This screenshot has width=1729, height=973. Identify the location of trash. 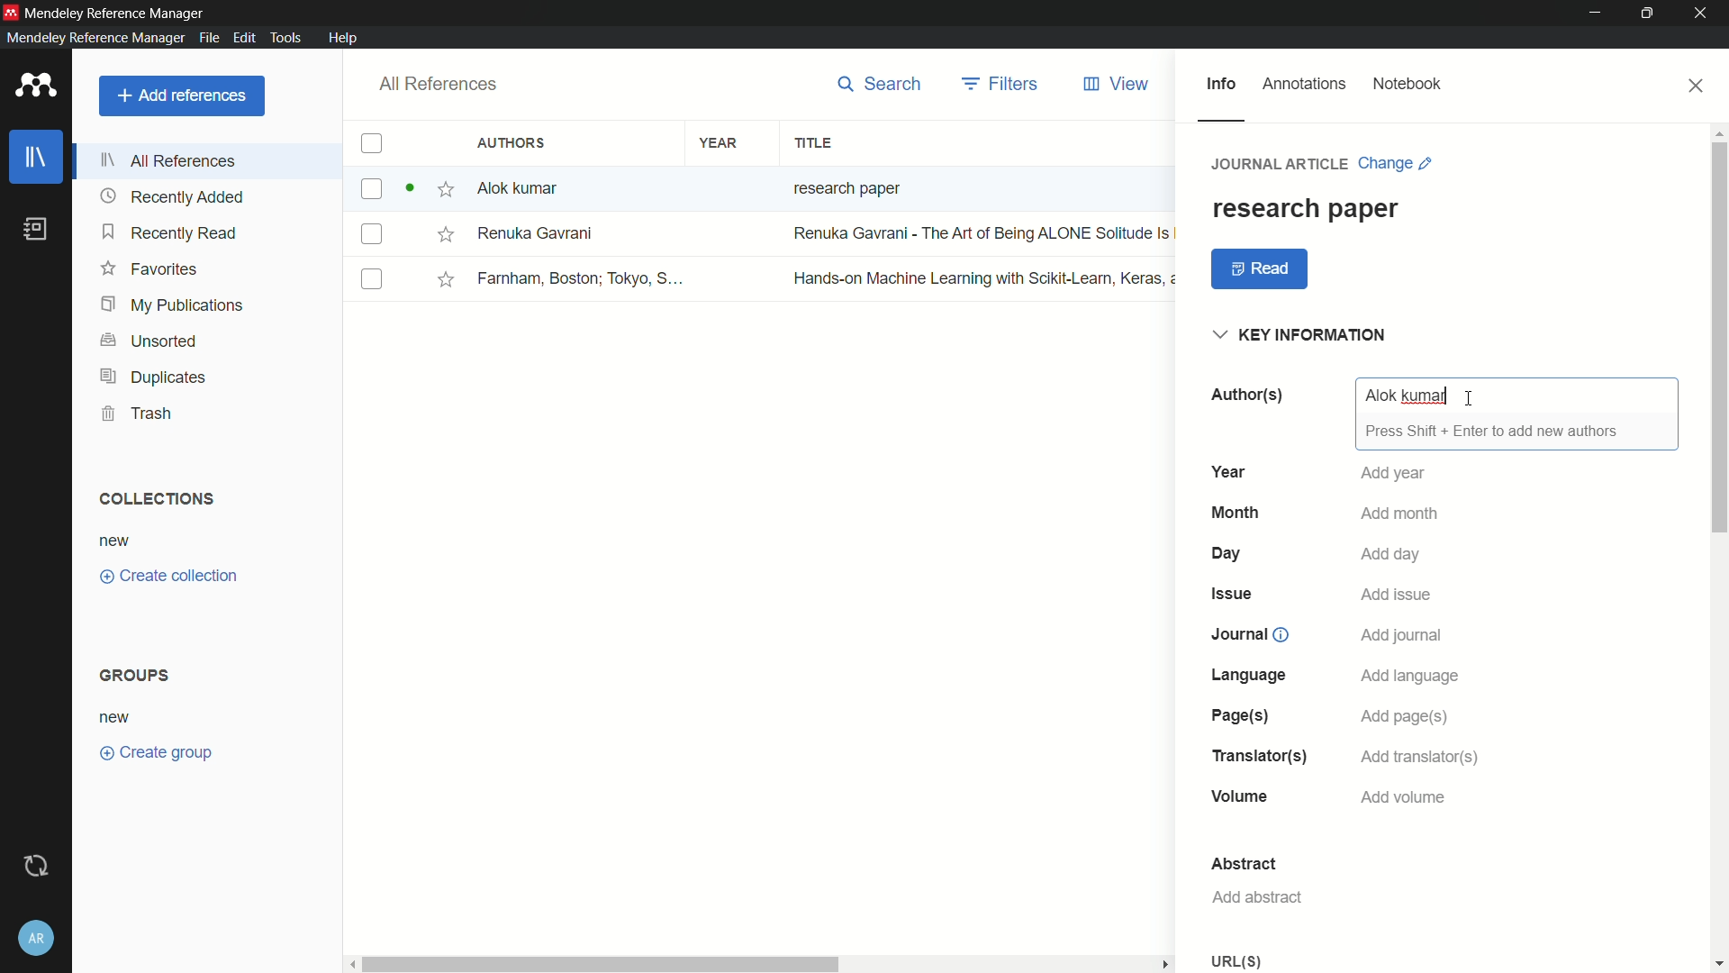
(139, 413).